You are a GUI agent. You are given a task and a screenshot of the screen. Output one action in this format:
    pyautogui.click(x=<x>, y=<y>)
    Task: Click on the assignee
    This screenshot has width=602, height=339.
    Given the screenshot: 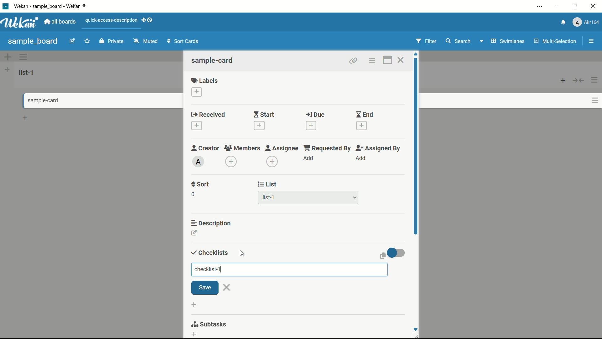 What is the action you would take?
    pyautogui.click(x=282, y=148)
    